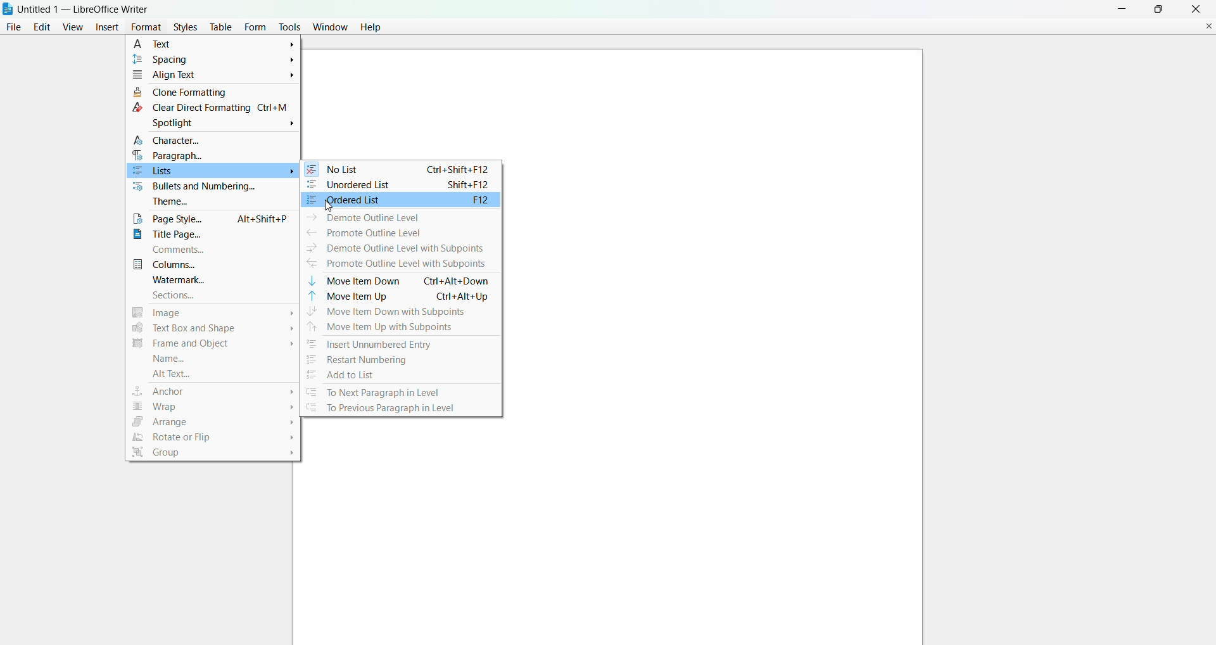  What do you see at coordinates (42, 28) in the screenshot?
I see `edit` at bounding box center [42, 28].